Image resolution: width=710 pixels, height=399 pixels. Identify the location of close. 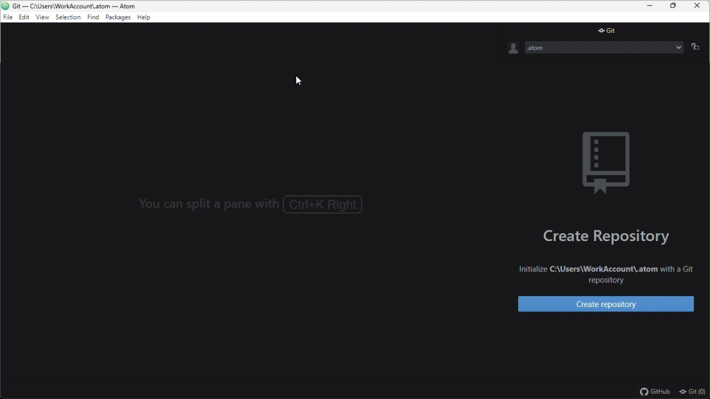
(699, 6).